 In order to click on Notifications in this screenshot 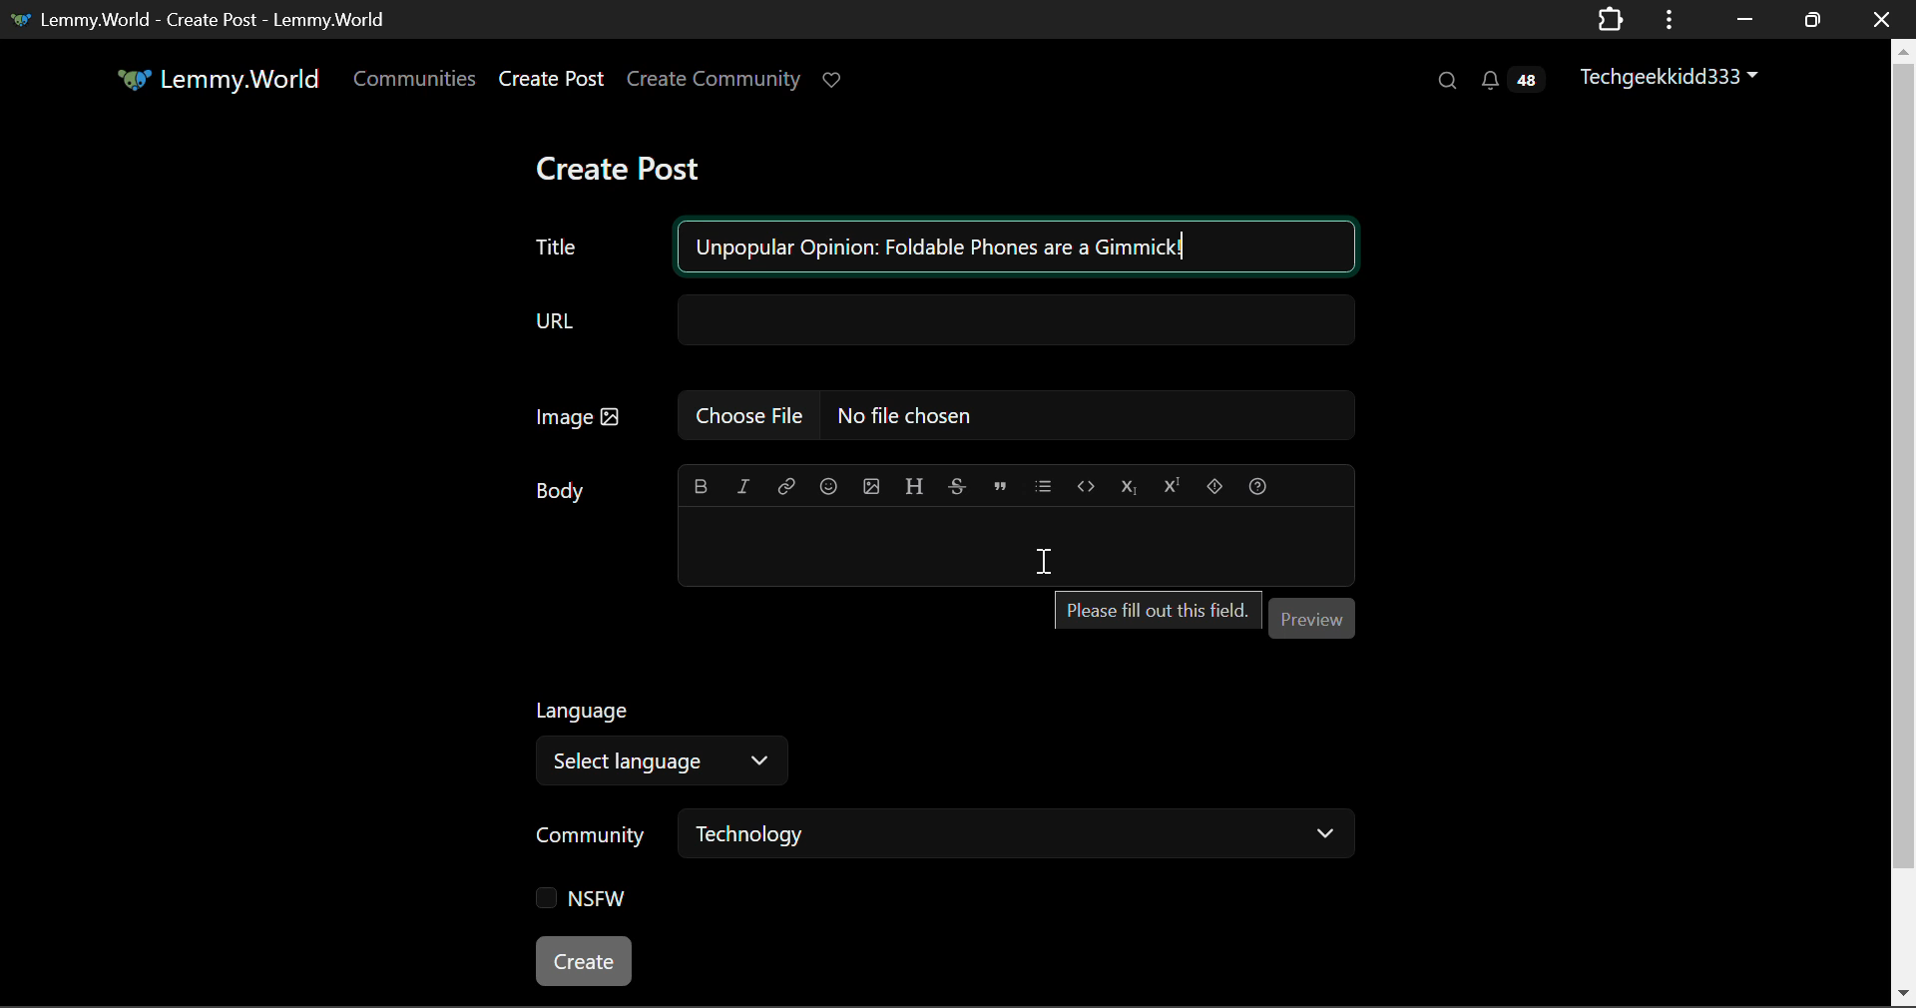, I will do `click(1511, 80)`.